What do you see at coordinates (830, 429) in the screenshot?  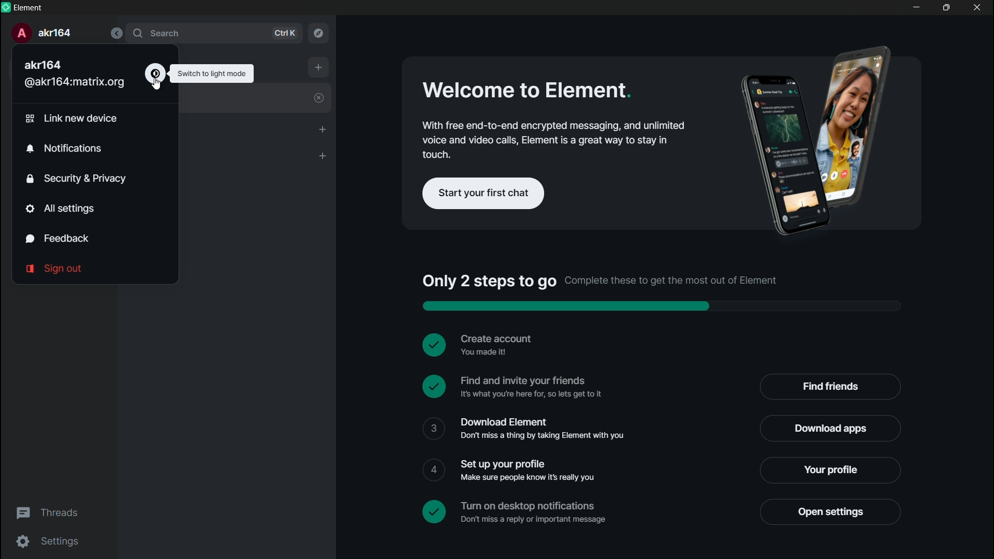 I see `download apps` at bounding box center [830, 429].